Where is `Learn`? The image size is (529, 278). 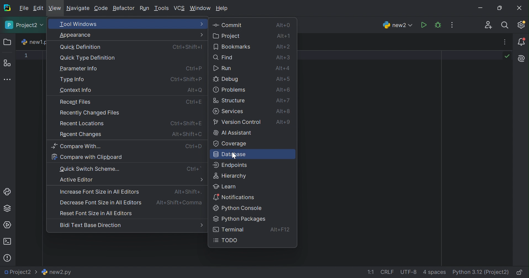 Learn is located at coordinates (224, 187).